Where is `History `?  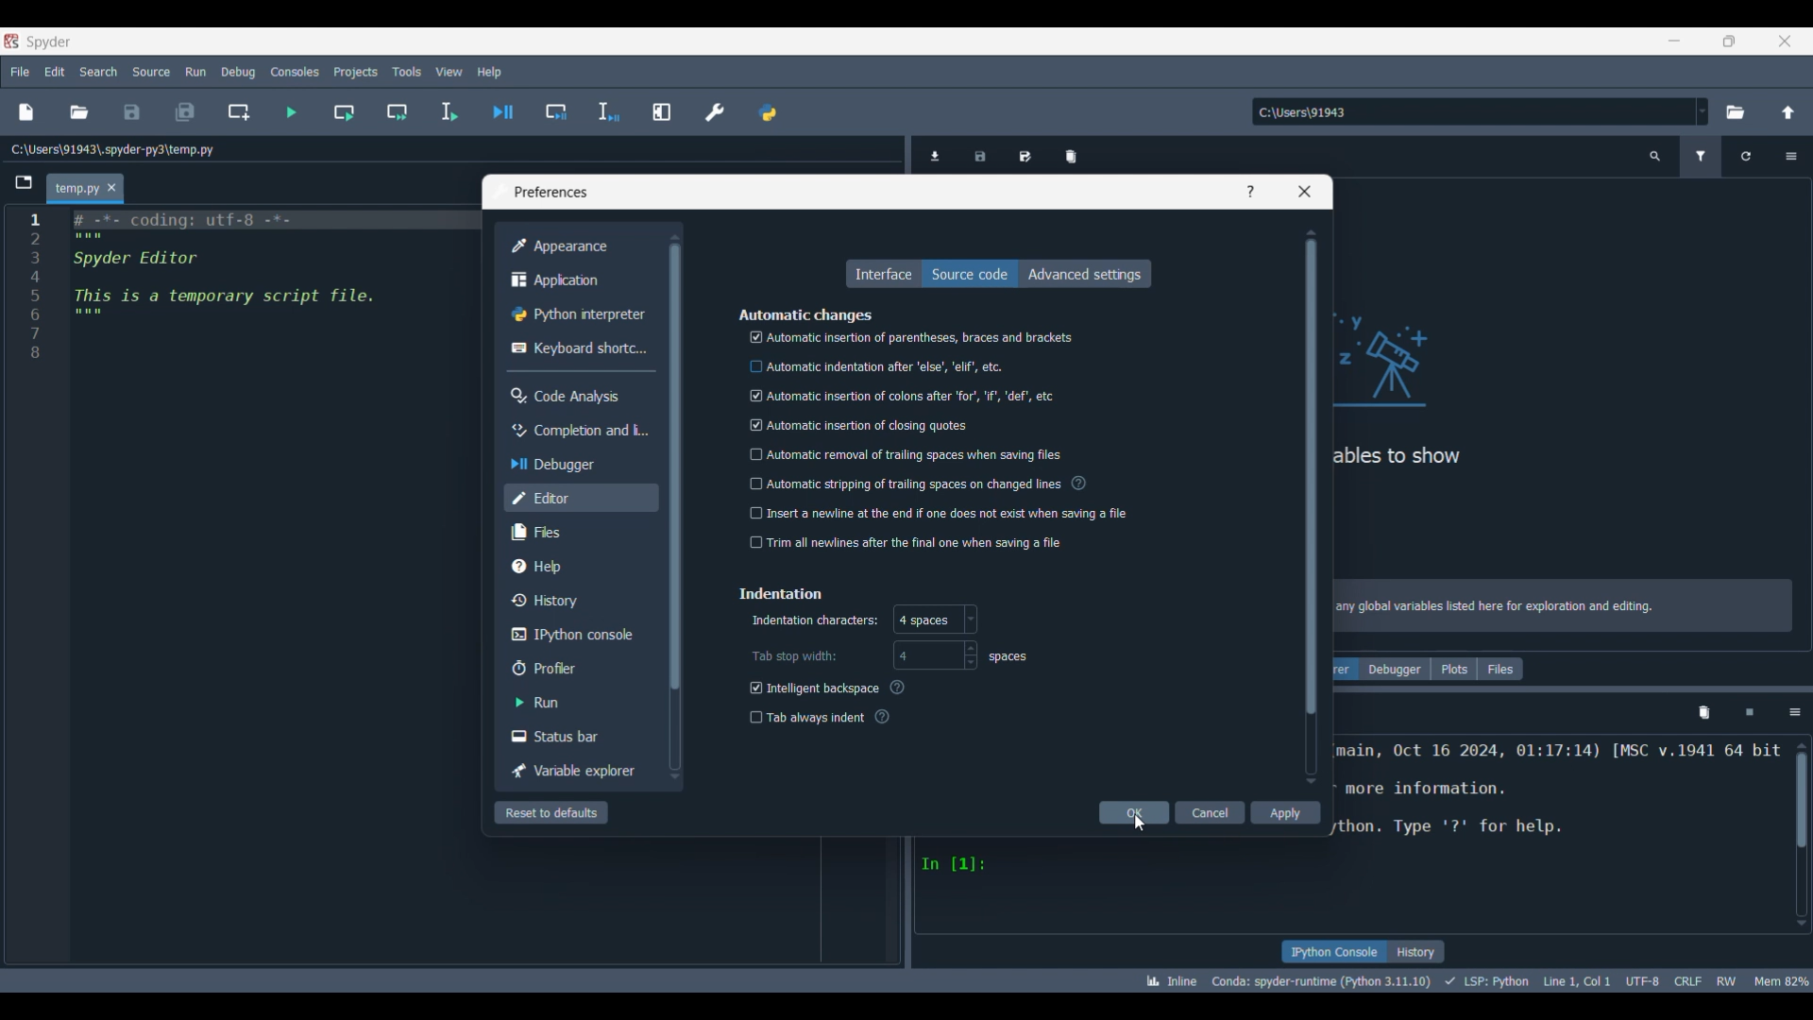 History  is located at coordinates (1417, 952).